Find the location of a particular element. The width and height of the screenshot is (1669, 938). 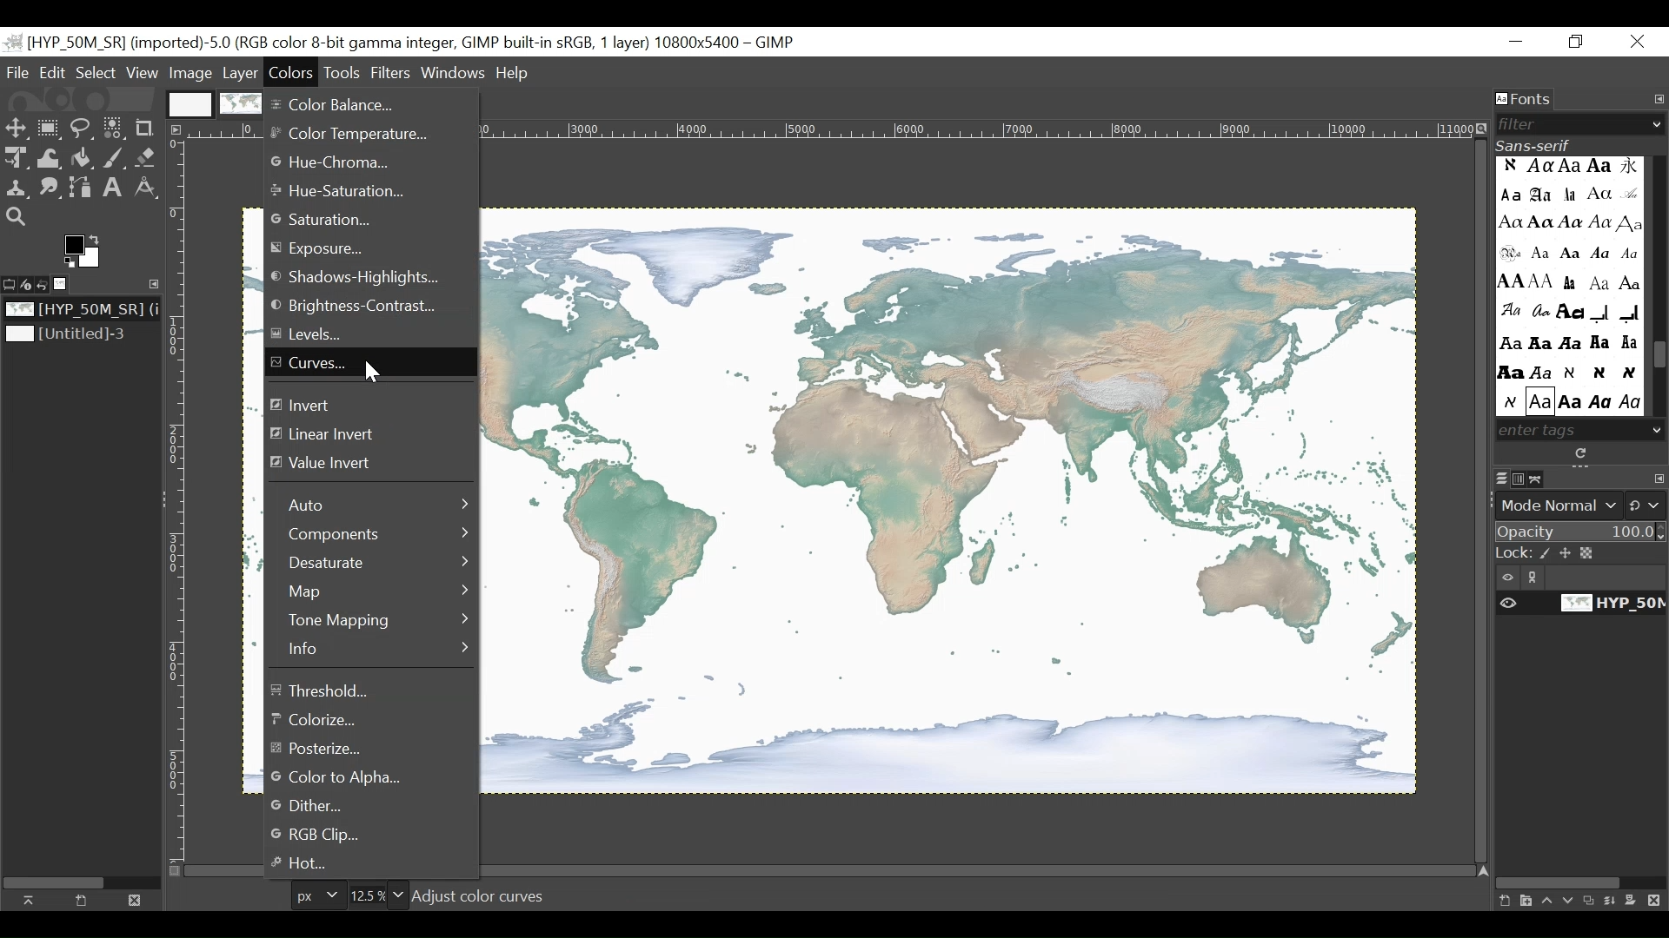

Color Balance is located at coordinates (361, 104).